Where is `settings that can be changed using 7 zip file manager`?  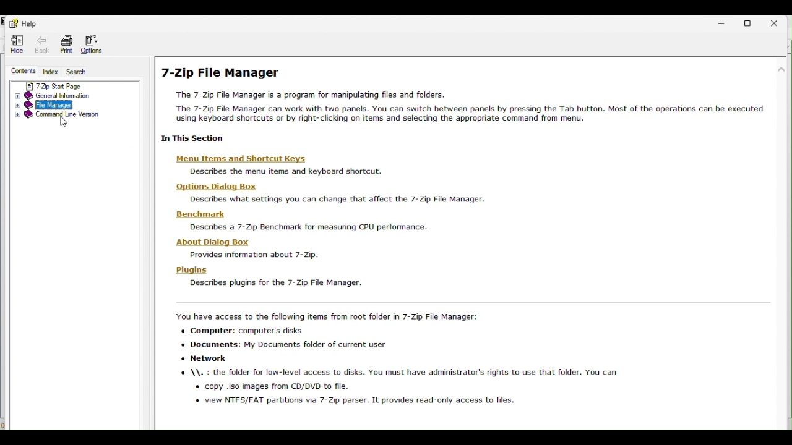 settings that can be changed using 7 zip file manager is located at coordinates (338, 199).